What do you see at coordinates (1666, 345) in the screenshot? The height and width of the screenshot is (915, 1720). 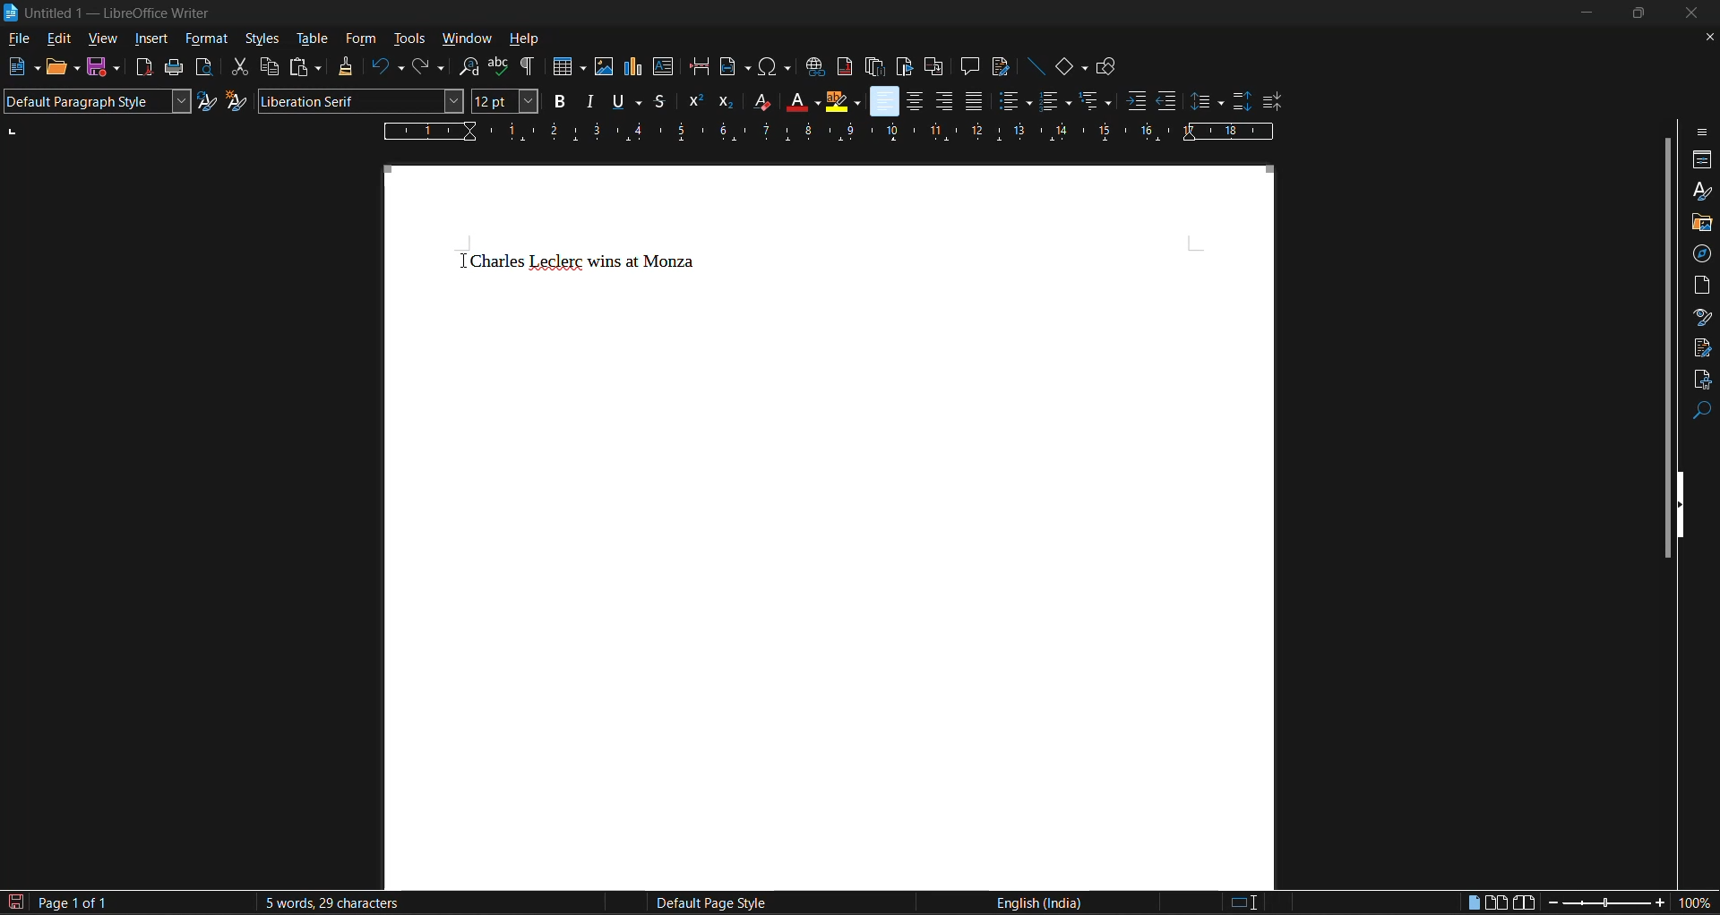 I see `vertical slide bar` at bounding box center [1666, 345].